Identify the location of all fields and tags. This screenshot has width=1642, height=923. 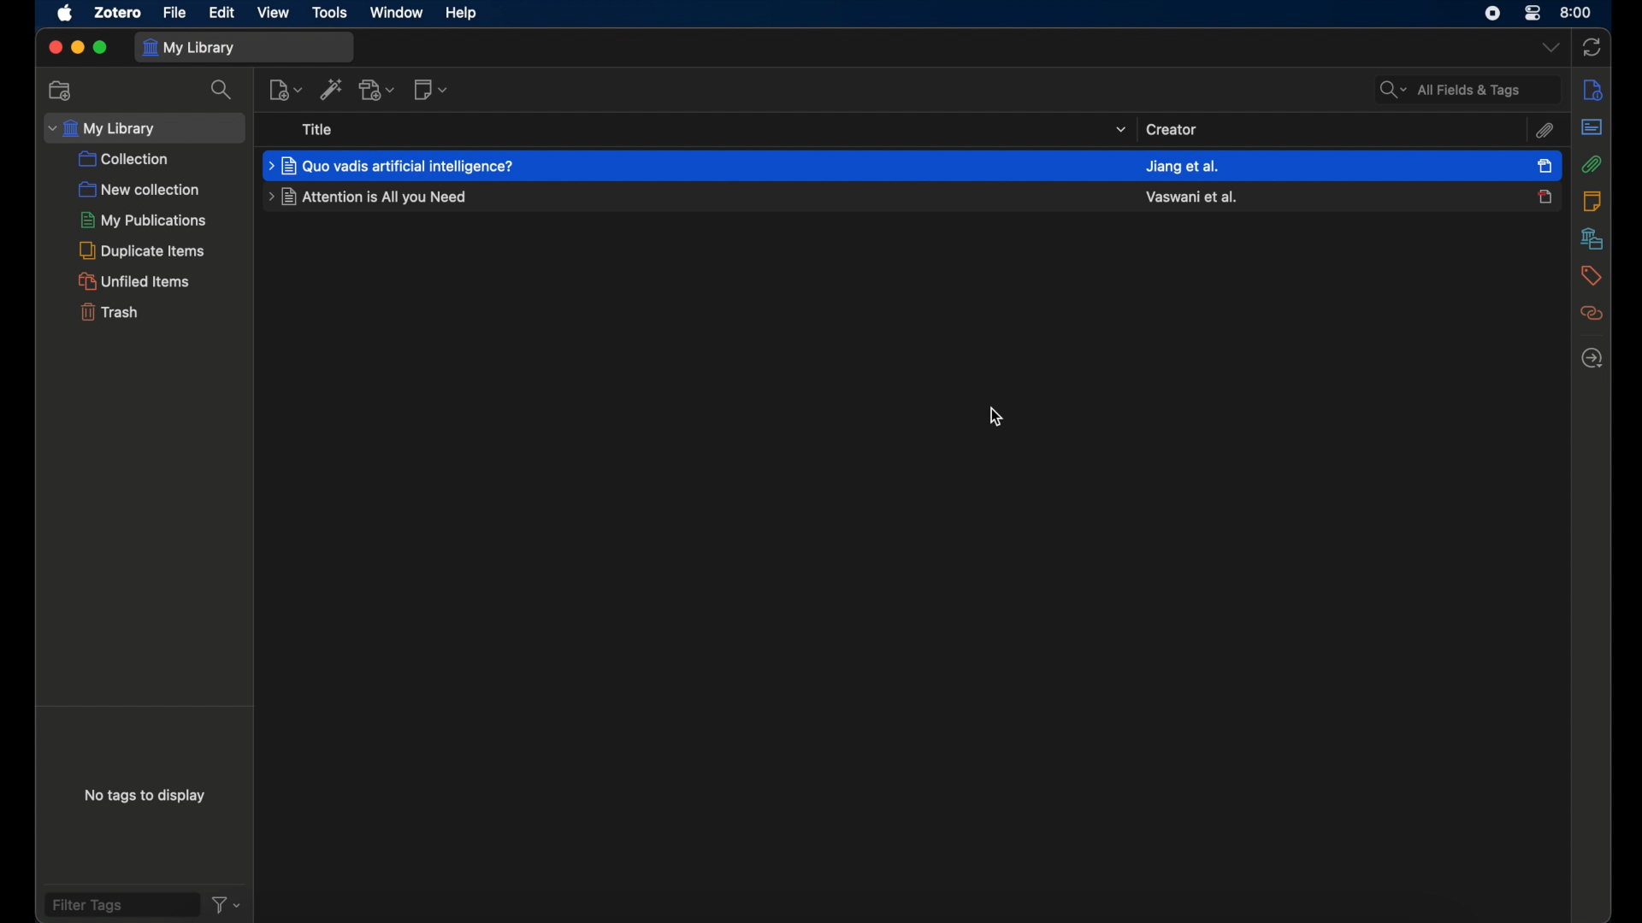
(1467, 89).